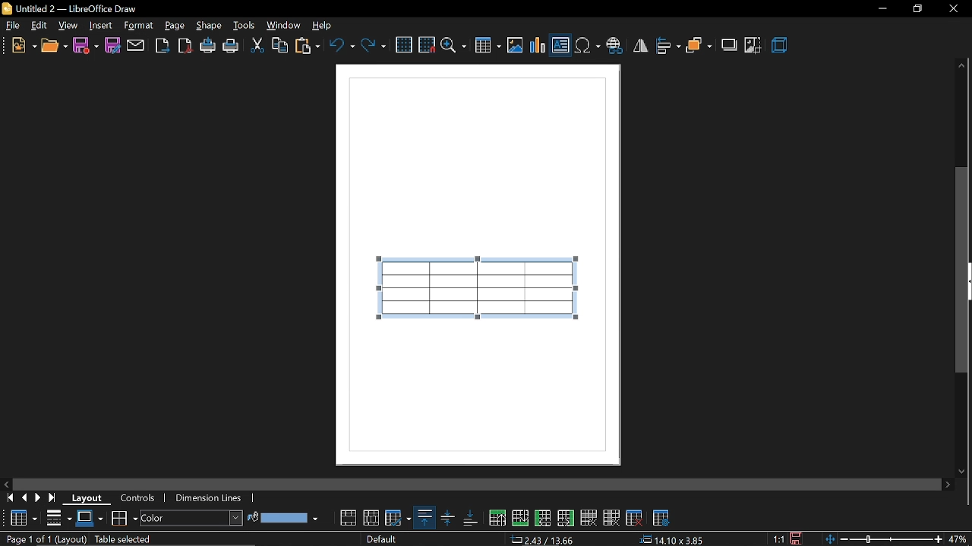 The height and width of the screenshot is (546, 972). Describe the element at coordinates (961, 539) in the screenshot. I see `47%` at that location.